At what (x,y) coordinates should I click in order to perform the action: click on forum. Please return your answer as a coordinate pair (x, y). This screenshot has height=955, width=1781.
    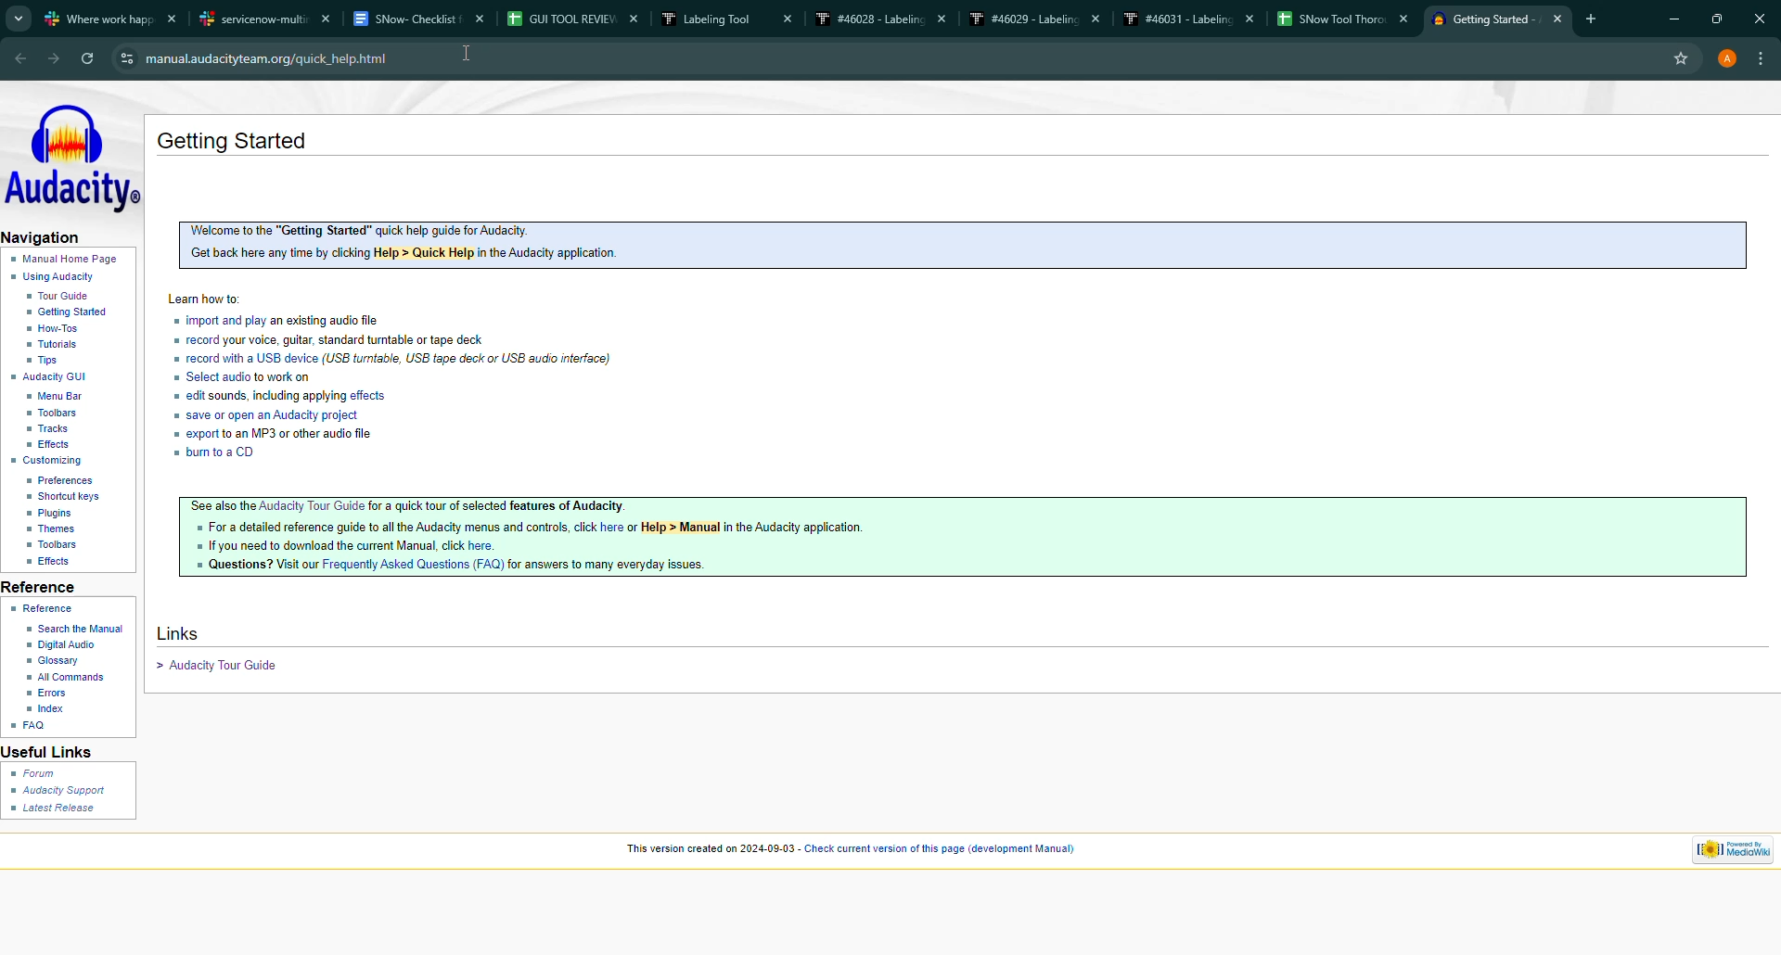
    Looking at the image, I should click on (36, 773).